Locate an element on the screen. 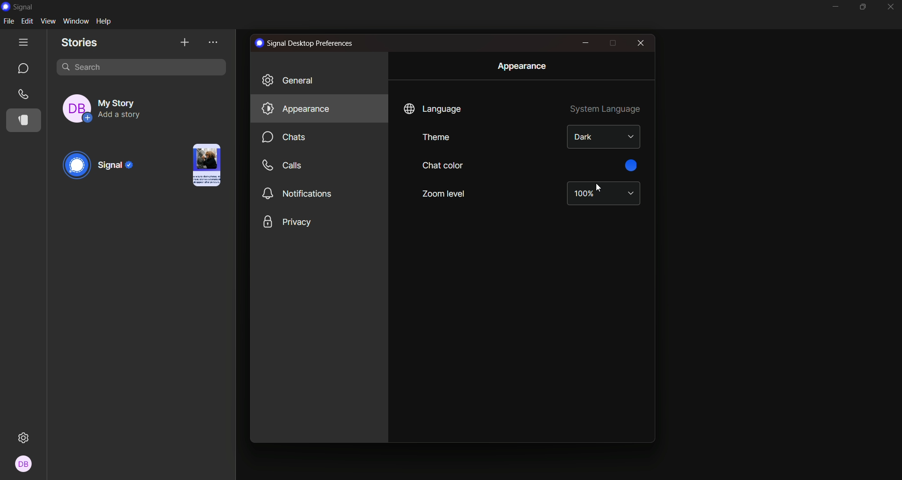 This screenshot has width=902, height=480.  is located at coordinates (630, 166).